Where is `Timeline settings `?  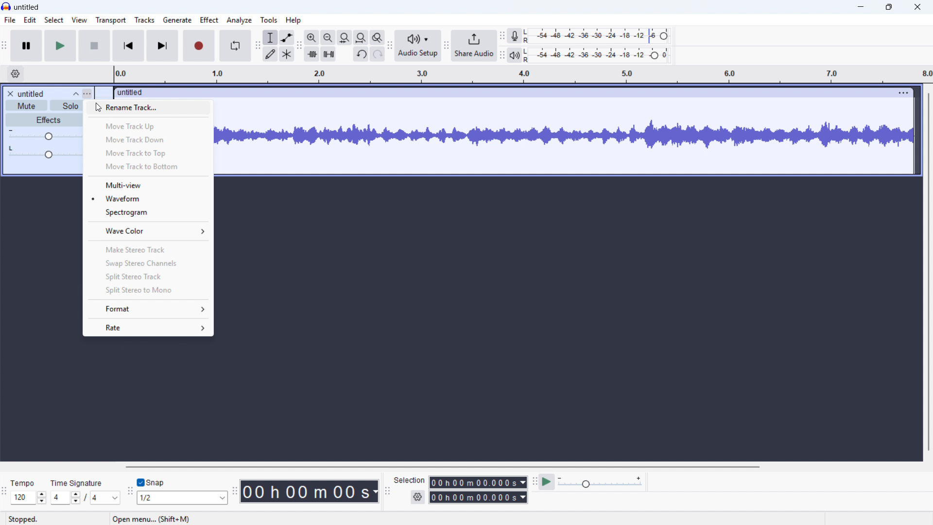
Timeline settings  is located at coordinates (15, 74).